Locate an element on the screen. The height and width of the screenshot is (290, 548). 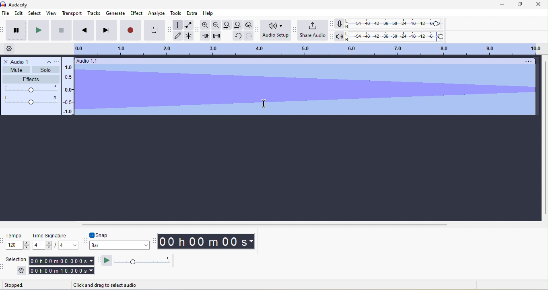
audacity edit toolbar is located at coordinates (198, 30).